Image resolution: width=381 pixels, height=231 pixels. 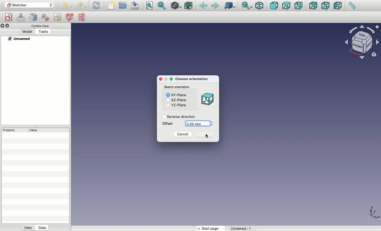 What do you see at coordinates (274, 6) in the screenshot?
I see `Front` at bounding box center [274, 6].